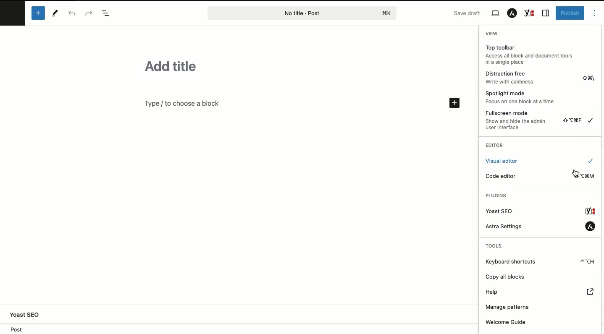 This screenshot has height=334, width=604. Describe the element at coordinates (457, 102) in the screenshot. I see `Add block` at that location.